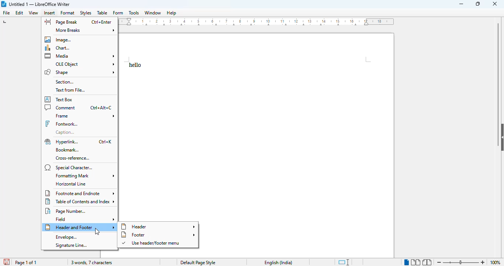 The width and height of the screenshot is (504, 266). What do you see at coordinates (7, 262) in the screenshot?
I see `click to save document` at bounding box center [7, 262].